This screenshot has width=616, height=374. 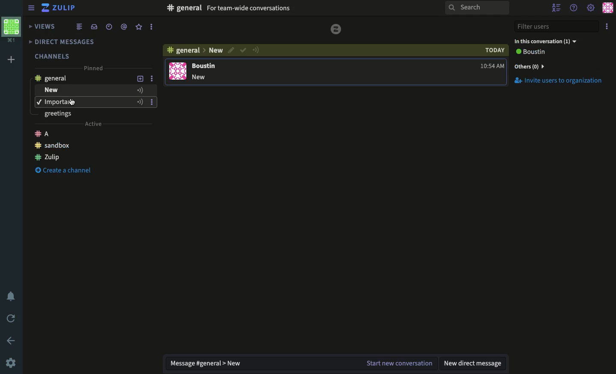 I want to click on Active, so click(x=93, y=125).